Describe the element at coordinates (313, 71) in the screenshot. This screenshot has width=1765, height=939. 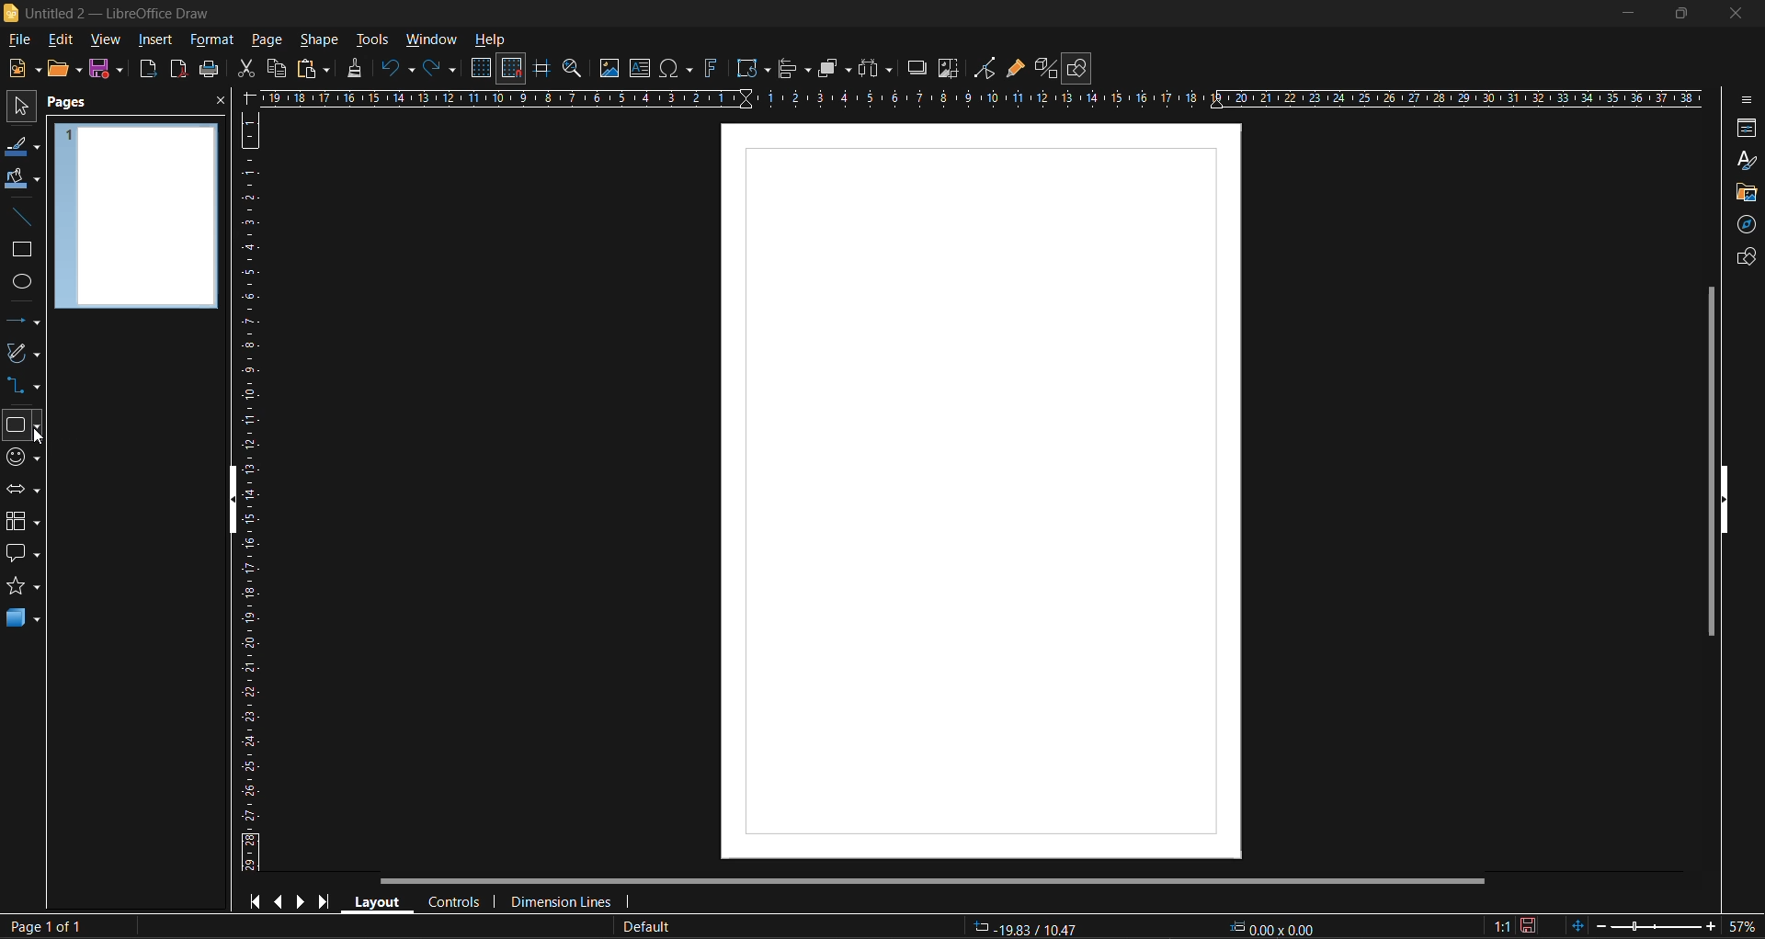
I see `paste` at that location.